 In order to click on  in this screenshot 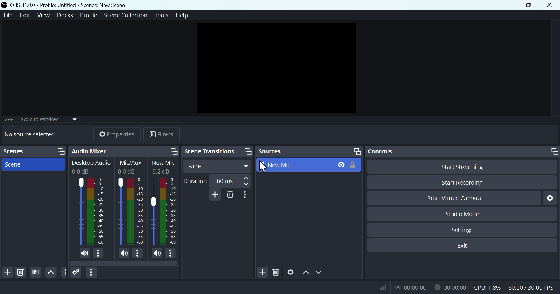, I will do `click(64, 273)`.